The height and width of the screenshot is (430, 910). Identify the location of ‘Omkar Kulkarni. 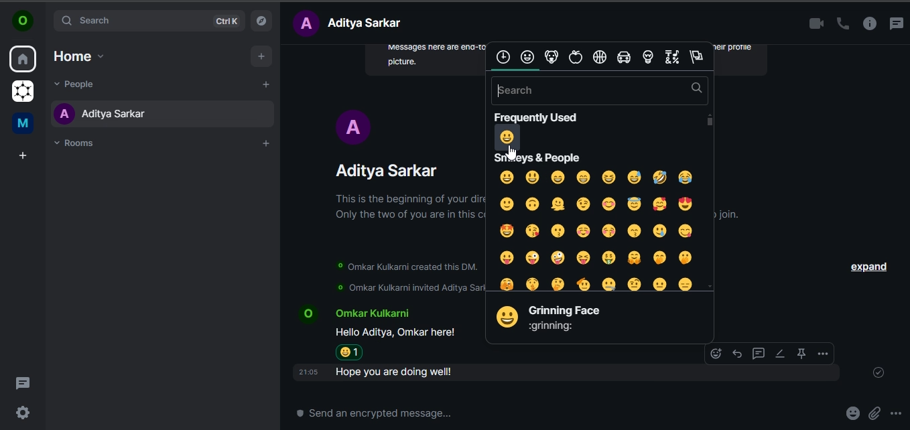
(371, 315).